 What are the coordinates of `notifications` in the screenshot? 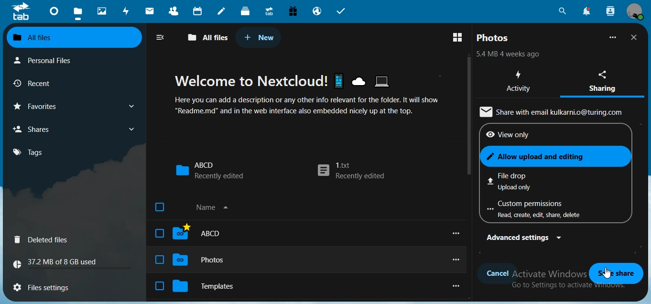 It's located at (586, 11).